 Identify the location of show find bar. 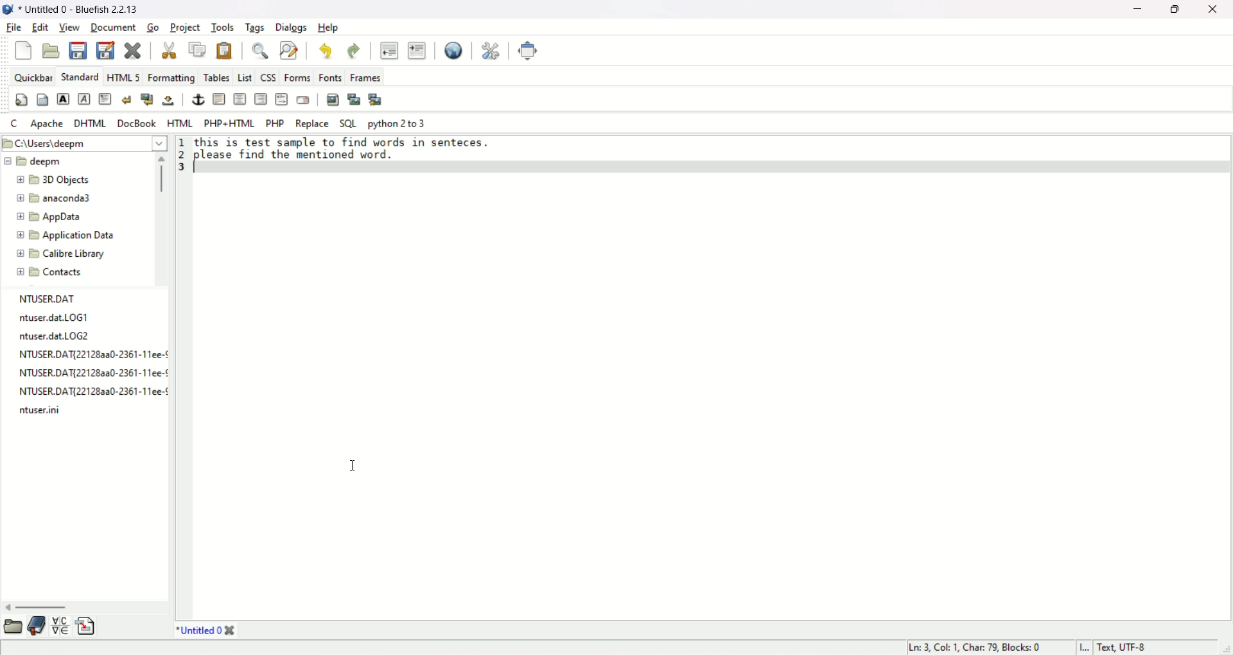
(259, 49).